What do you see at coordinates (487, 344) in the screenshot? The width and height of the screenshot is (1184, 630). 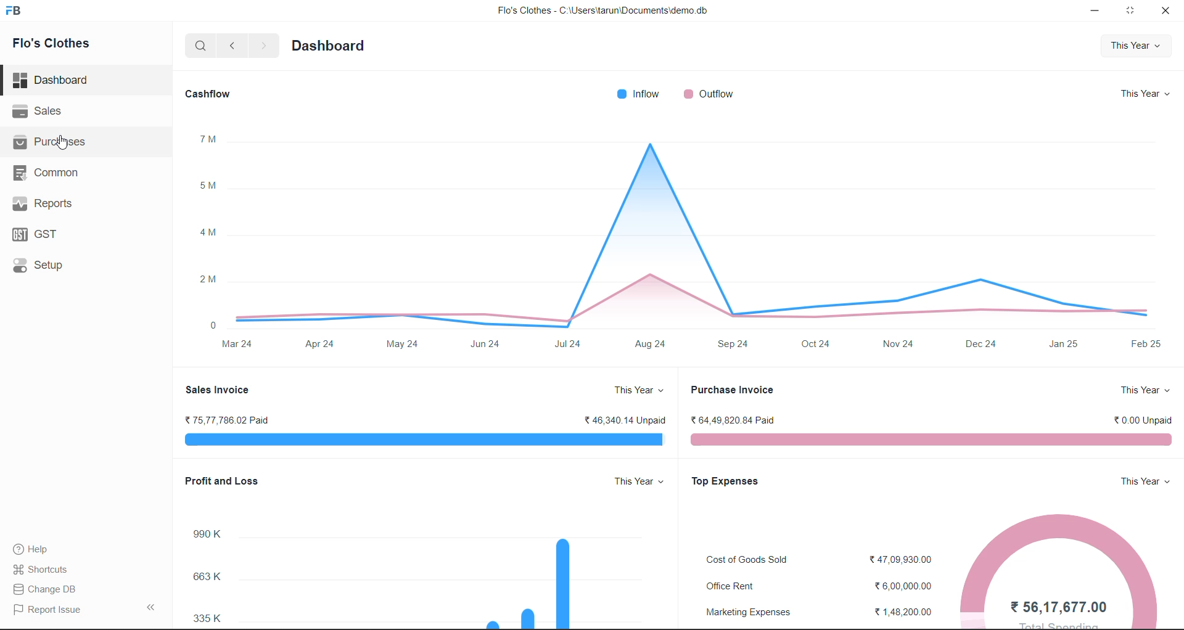 I see `Jun 24` at bounding box center [487, 344].